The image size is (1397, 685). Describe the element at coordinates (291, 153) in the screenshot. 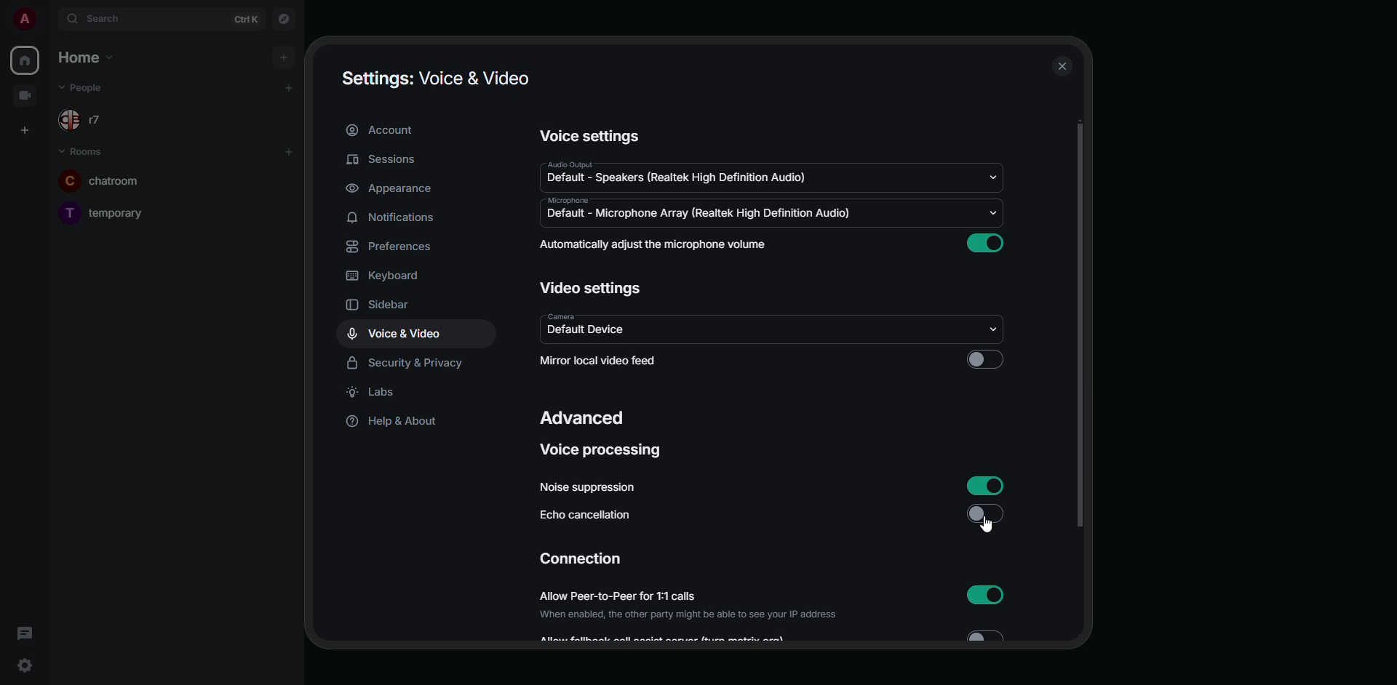

I see `add` at that location.